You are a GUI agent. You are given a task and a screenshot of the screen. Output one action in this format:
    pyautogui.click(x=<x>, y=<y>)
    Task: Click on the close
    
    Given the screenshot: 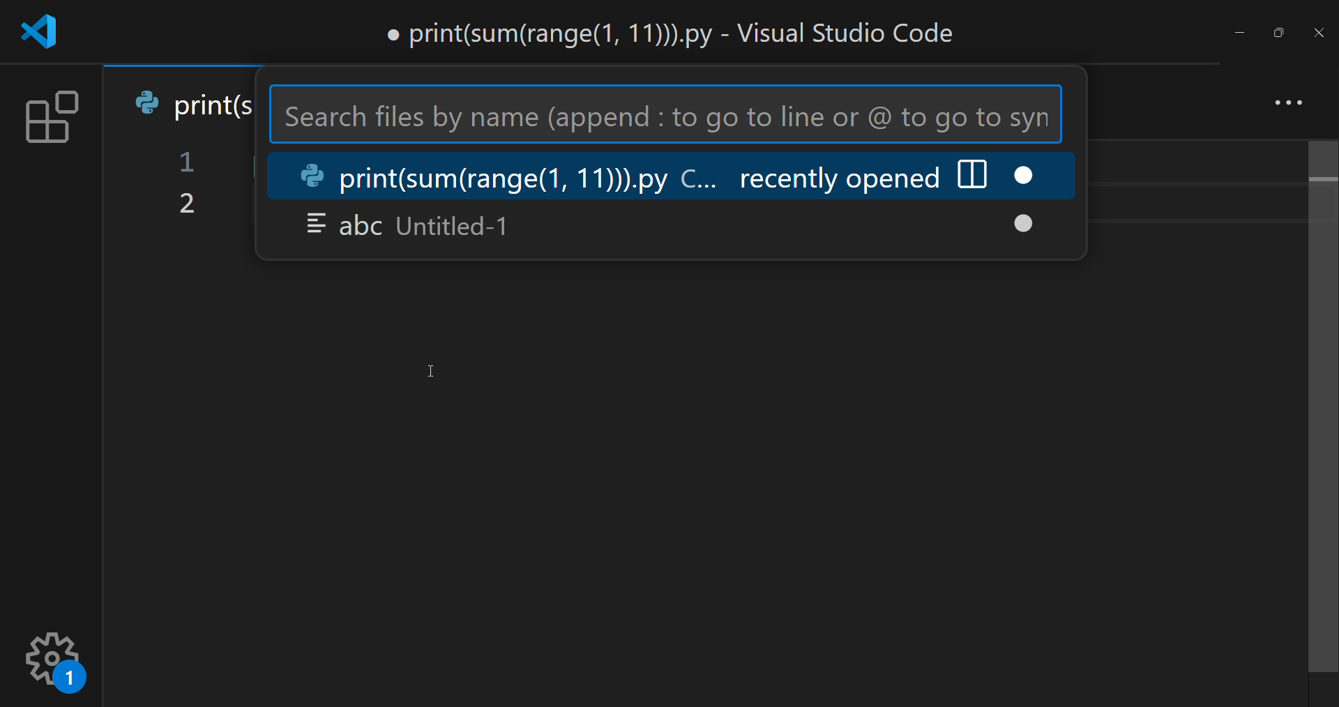 What is the action you would take?
    pyautogui.click(x=1318, y=36)
    